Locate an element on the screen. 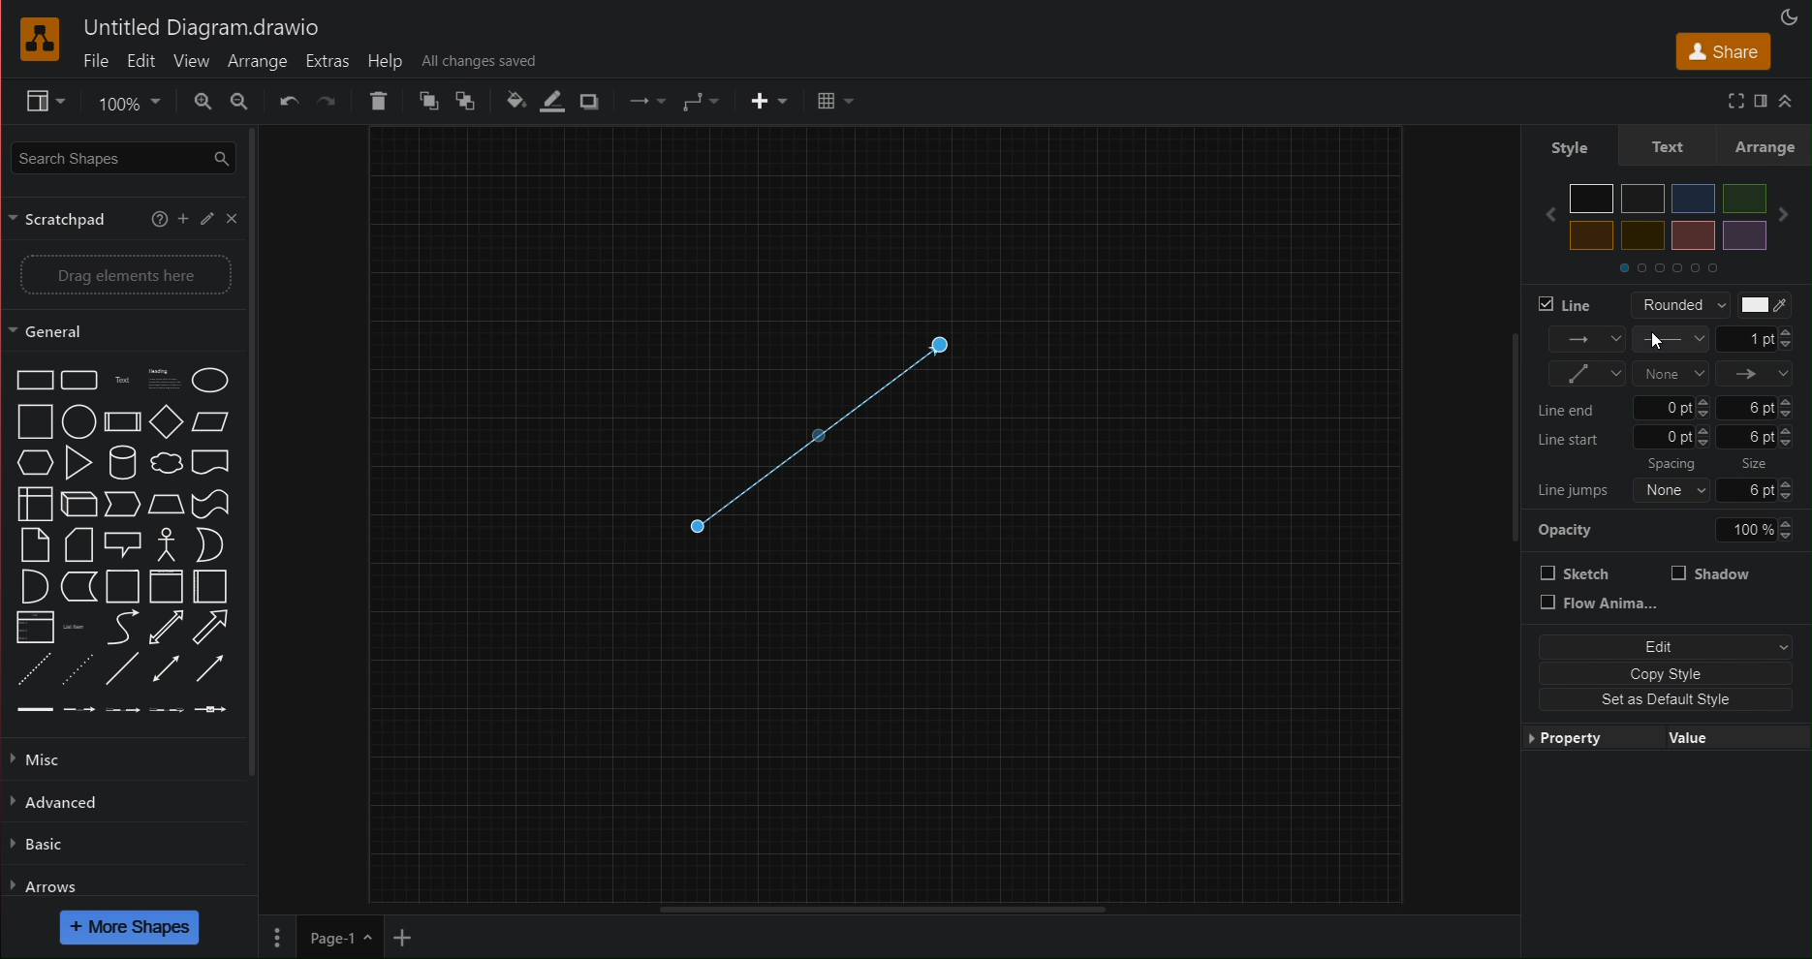 Image resolution: width=1812 pixels, height=959 pixels. Line Color is located at coordinates (1763, 305).